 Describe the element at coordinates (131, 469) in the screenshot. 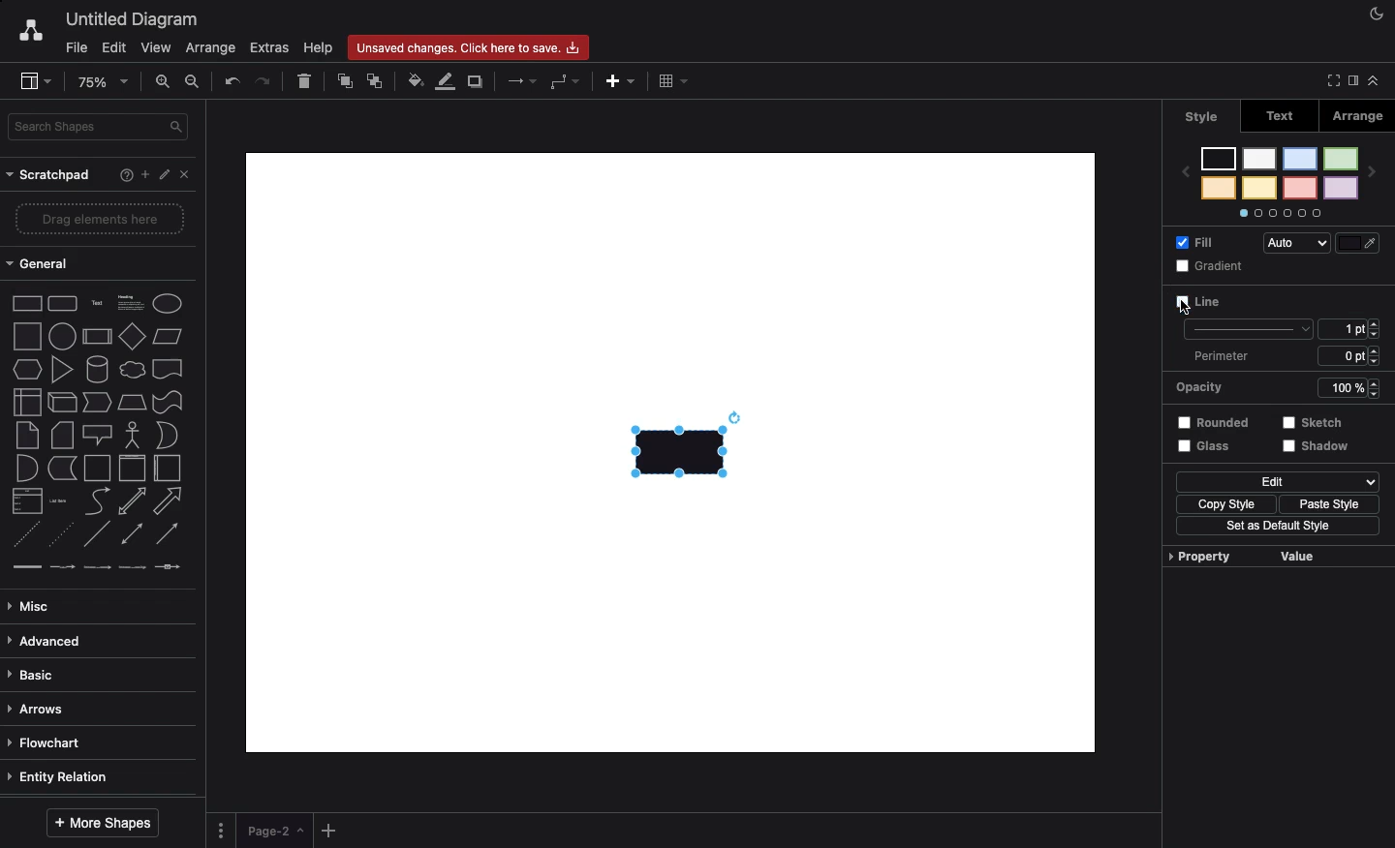

I see `vertical container` at that location.